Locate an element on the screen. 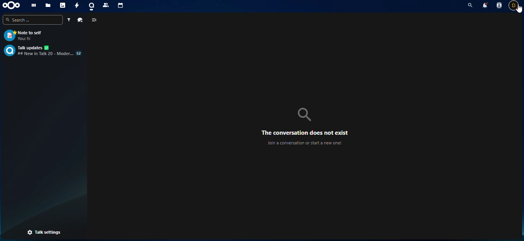 This screenshot has height=241, width=524. Note to self You: hi is located at coordinates (44, 35).